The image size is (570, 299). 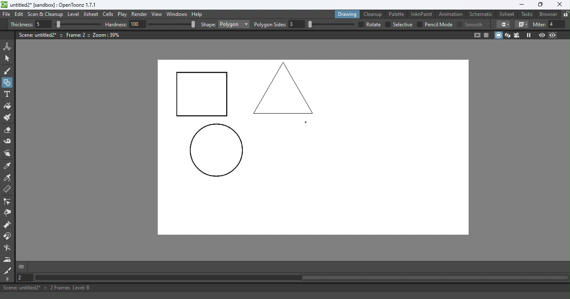 What do you see at coordinates (477, 35) in the screenshot?
I see `Safe area` at bounding box center [477, 35].